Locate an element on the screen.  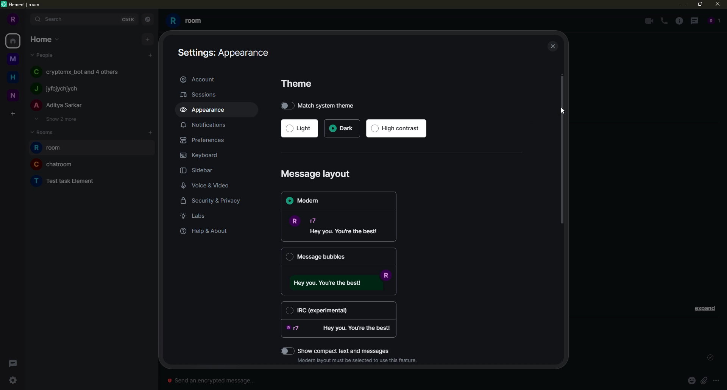
sessions is located at coordinates (203, 94).